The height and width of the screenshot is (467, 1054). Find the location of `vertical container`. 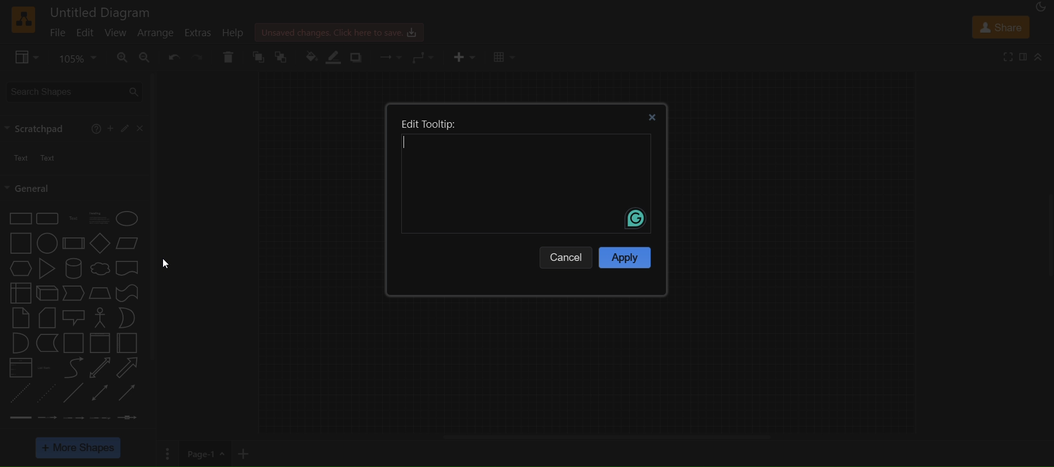

vertical container is located at coordinates (99, 343).